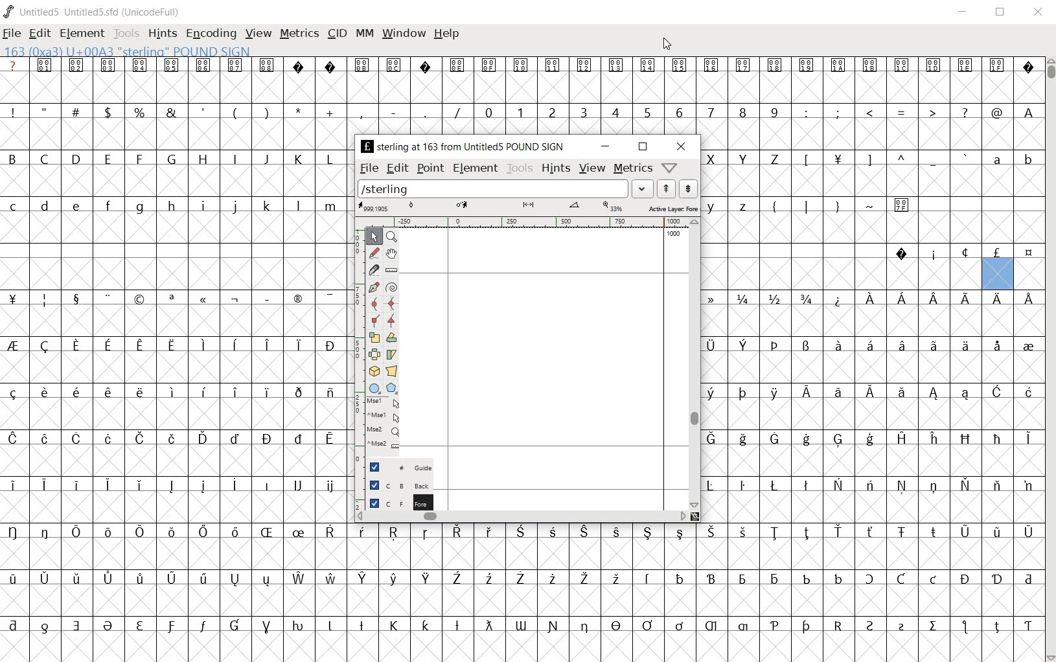 Image resolution: width=1056 pixels, height=662 pixels. Describe the element at coordinates (680, 533) in the screenshot. I see `Symbol` at that location.